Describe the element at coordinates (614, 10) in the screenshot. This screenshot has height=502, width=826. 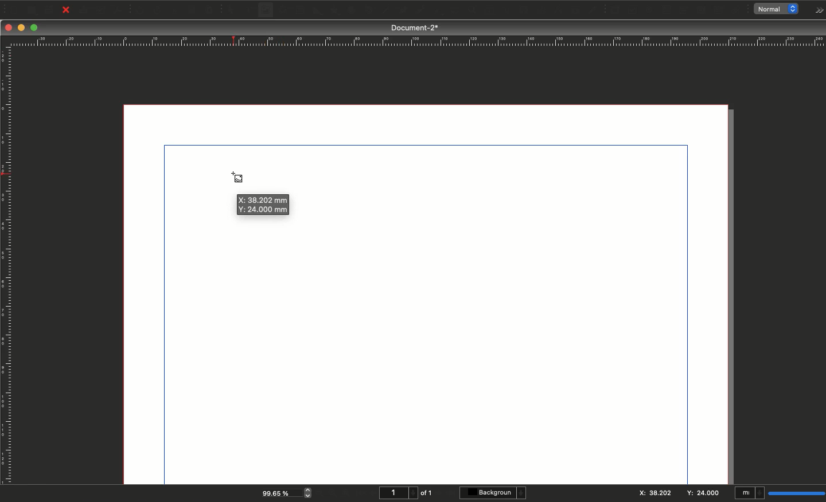
I see `PDF push button` at that location.